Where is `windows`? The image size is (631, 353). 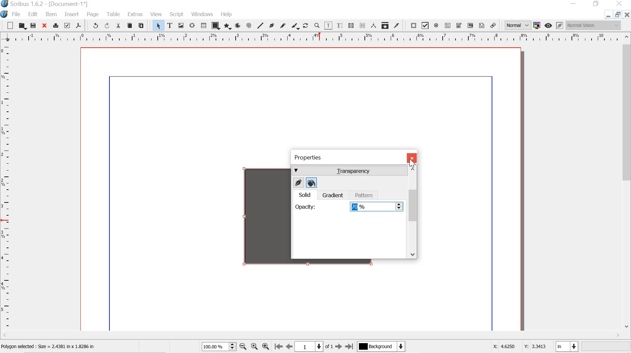
windows is located at coordinates (203, 14).